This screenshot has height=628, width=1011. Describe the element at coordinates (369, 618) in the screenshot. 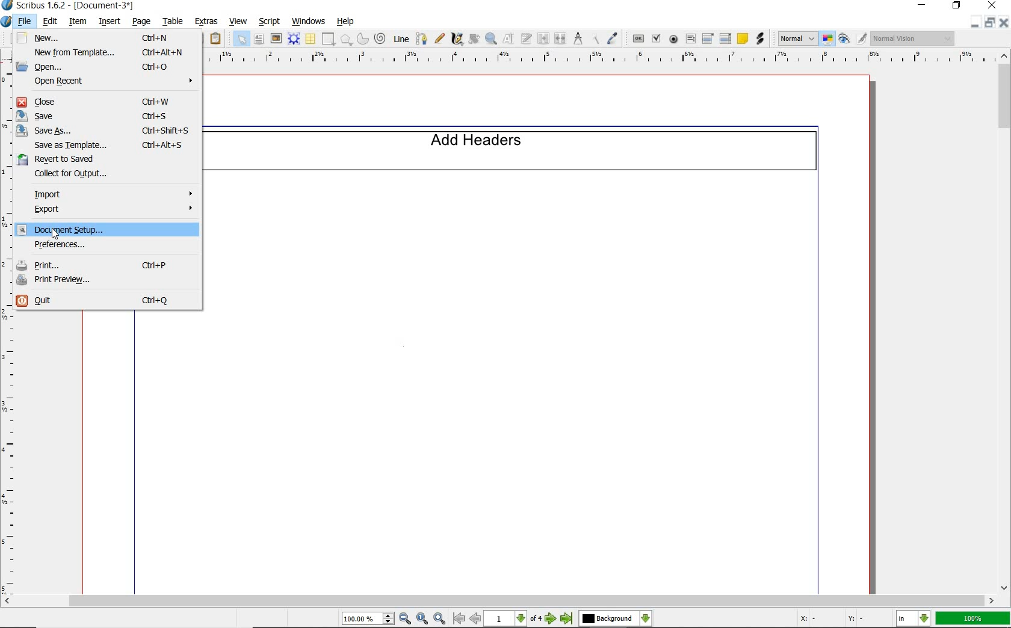

I see `select current zoom level` at that location.